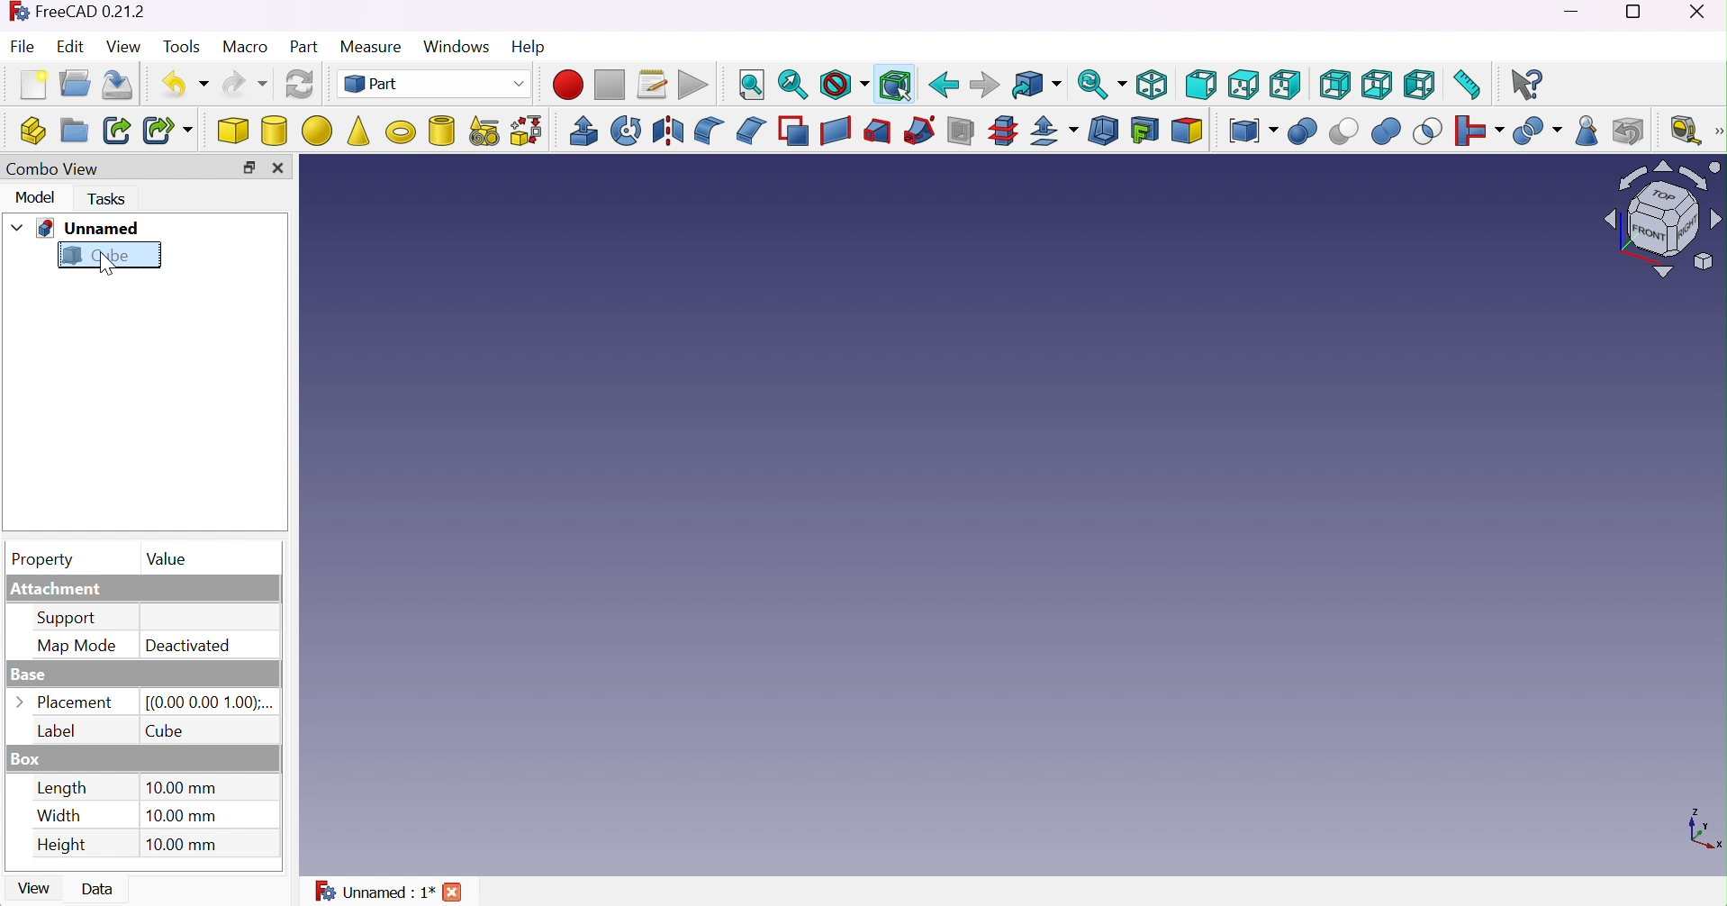 This screenshot has height=906, width=1727. What do you see at coordinates (376, 893) in the screenshot?
I see `Unnamed : 1*` at bounding box center [376, 893].